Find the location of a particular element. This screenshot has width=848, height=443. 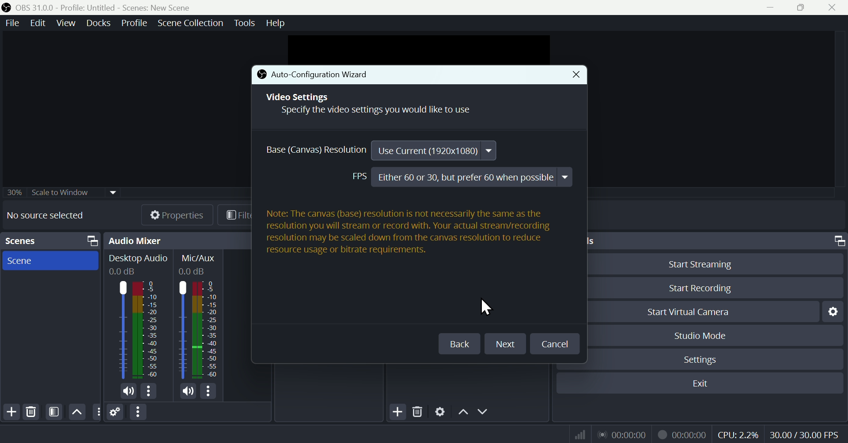

Settings is located at coordinates (440, 410).